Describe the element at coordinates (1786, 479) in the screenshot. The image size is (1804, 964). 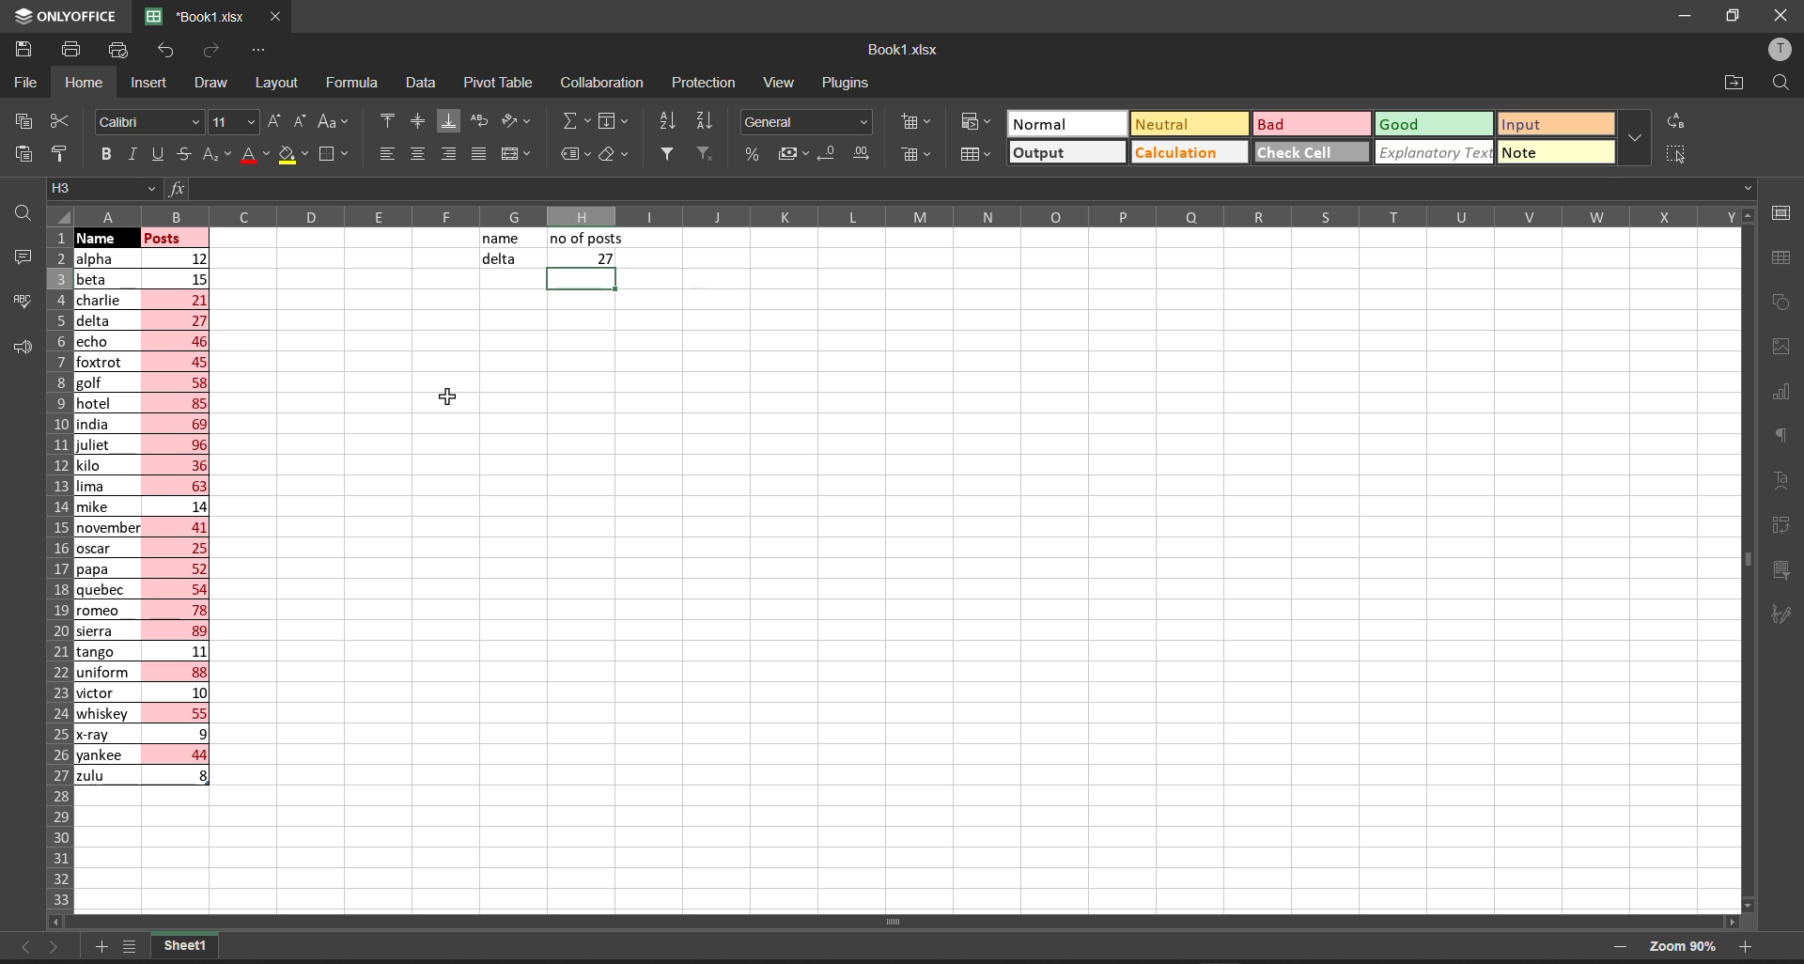
I see `text settings` at that location.